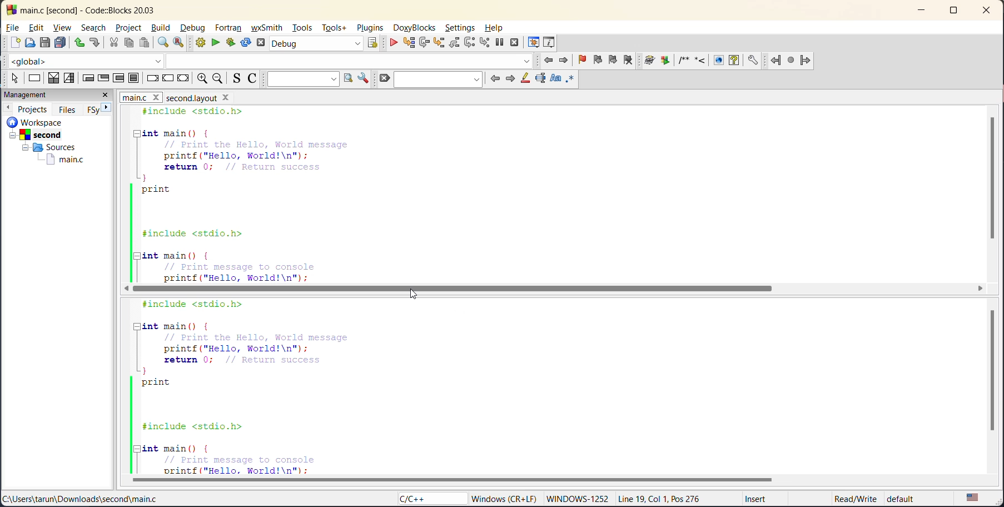 Image resolution: width=1004 pixels, height=507 pixels. Describe the element at coordinates (395, 43) in the screenshot. I see `debug` at that location.